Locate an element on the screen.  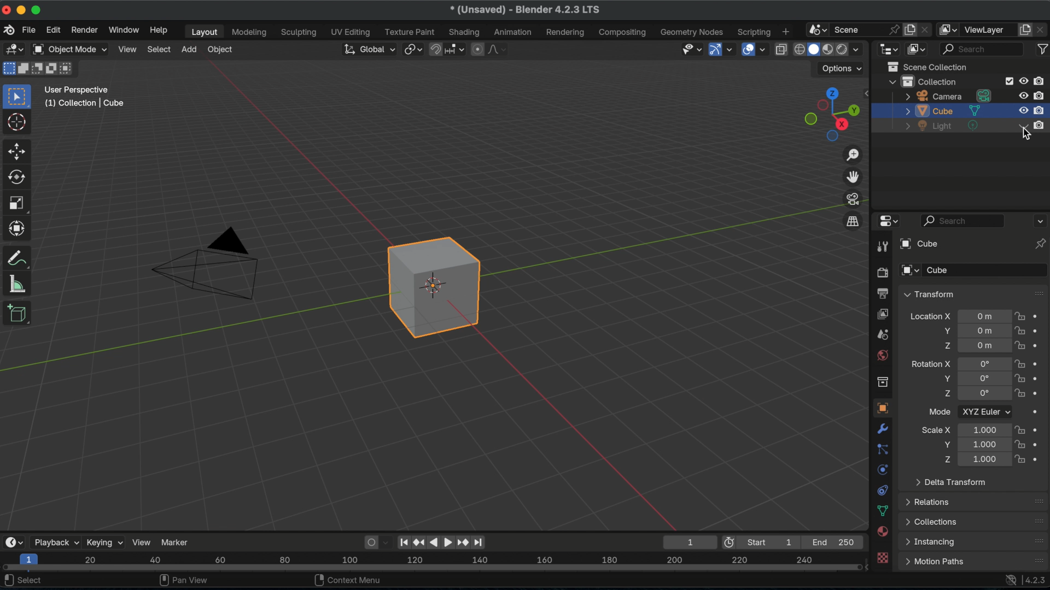
toggle pin ID is located at coordinates (1036, 244).